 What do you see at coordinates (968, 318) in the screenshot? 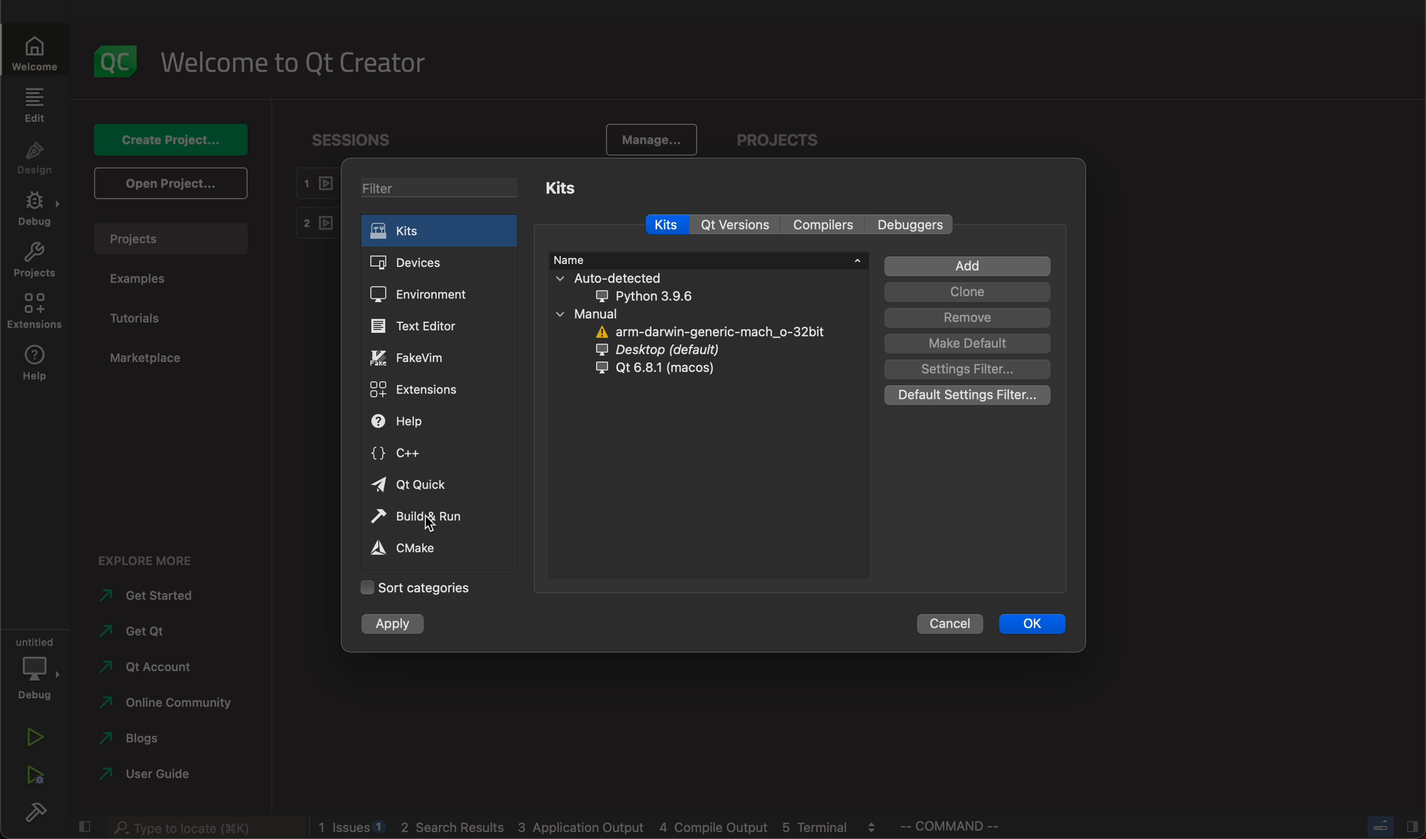
I see `remove` at bounding box center [968, 318].